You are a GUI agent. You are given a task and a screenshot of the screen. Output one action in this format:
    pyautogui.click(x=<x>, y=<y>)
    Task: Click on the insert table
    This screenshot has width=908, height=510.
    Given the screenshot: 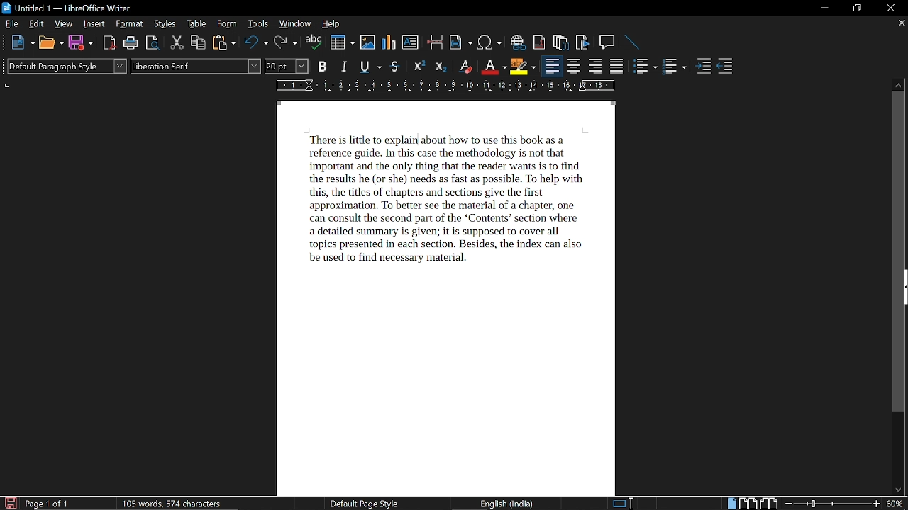 What is the action you would take?
    pyautogui.click(x=342, y=42)
    